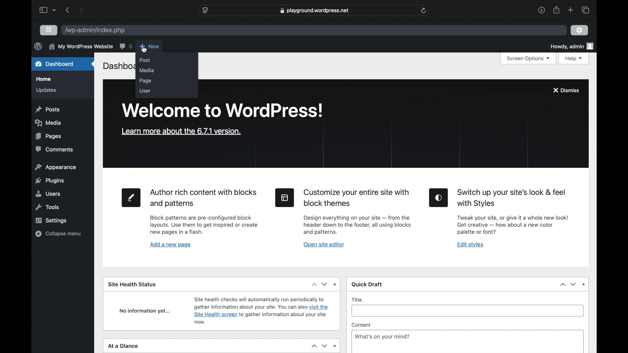 This screenshot has width=628, height=353. What do you see at coordinates (145, 311) in the screenshot?
I see `no information yet` at bounding box center [145, 311].